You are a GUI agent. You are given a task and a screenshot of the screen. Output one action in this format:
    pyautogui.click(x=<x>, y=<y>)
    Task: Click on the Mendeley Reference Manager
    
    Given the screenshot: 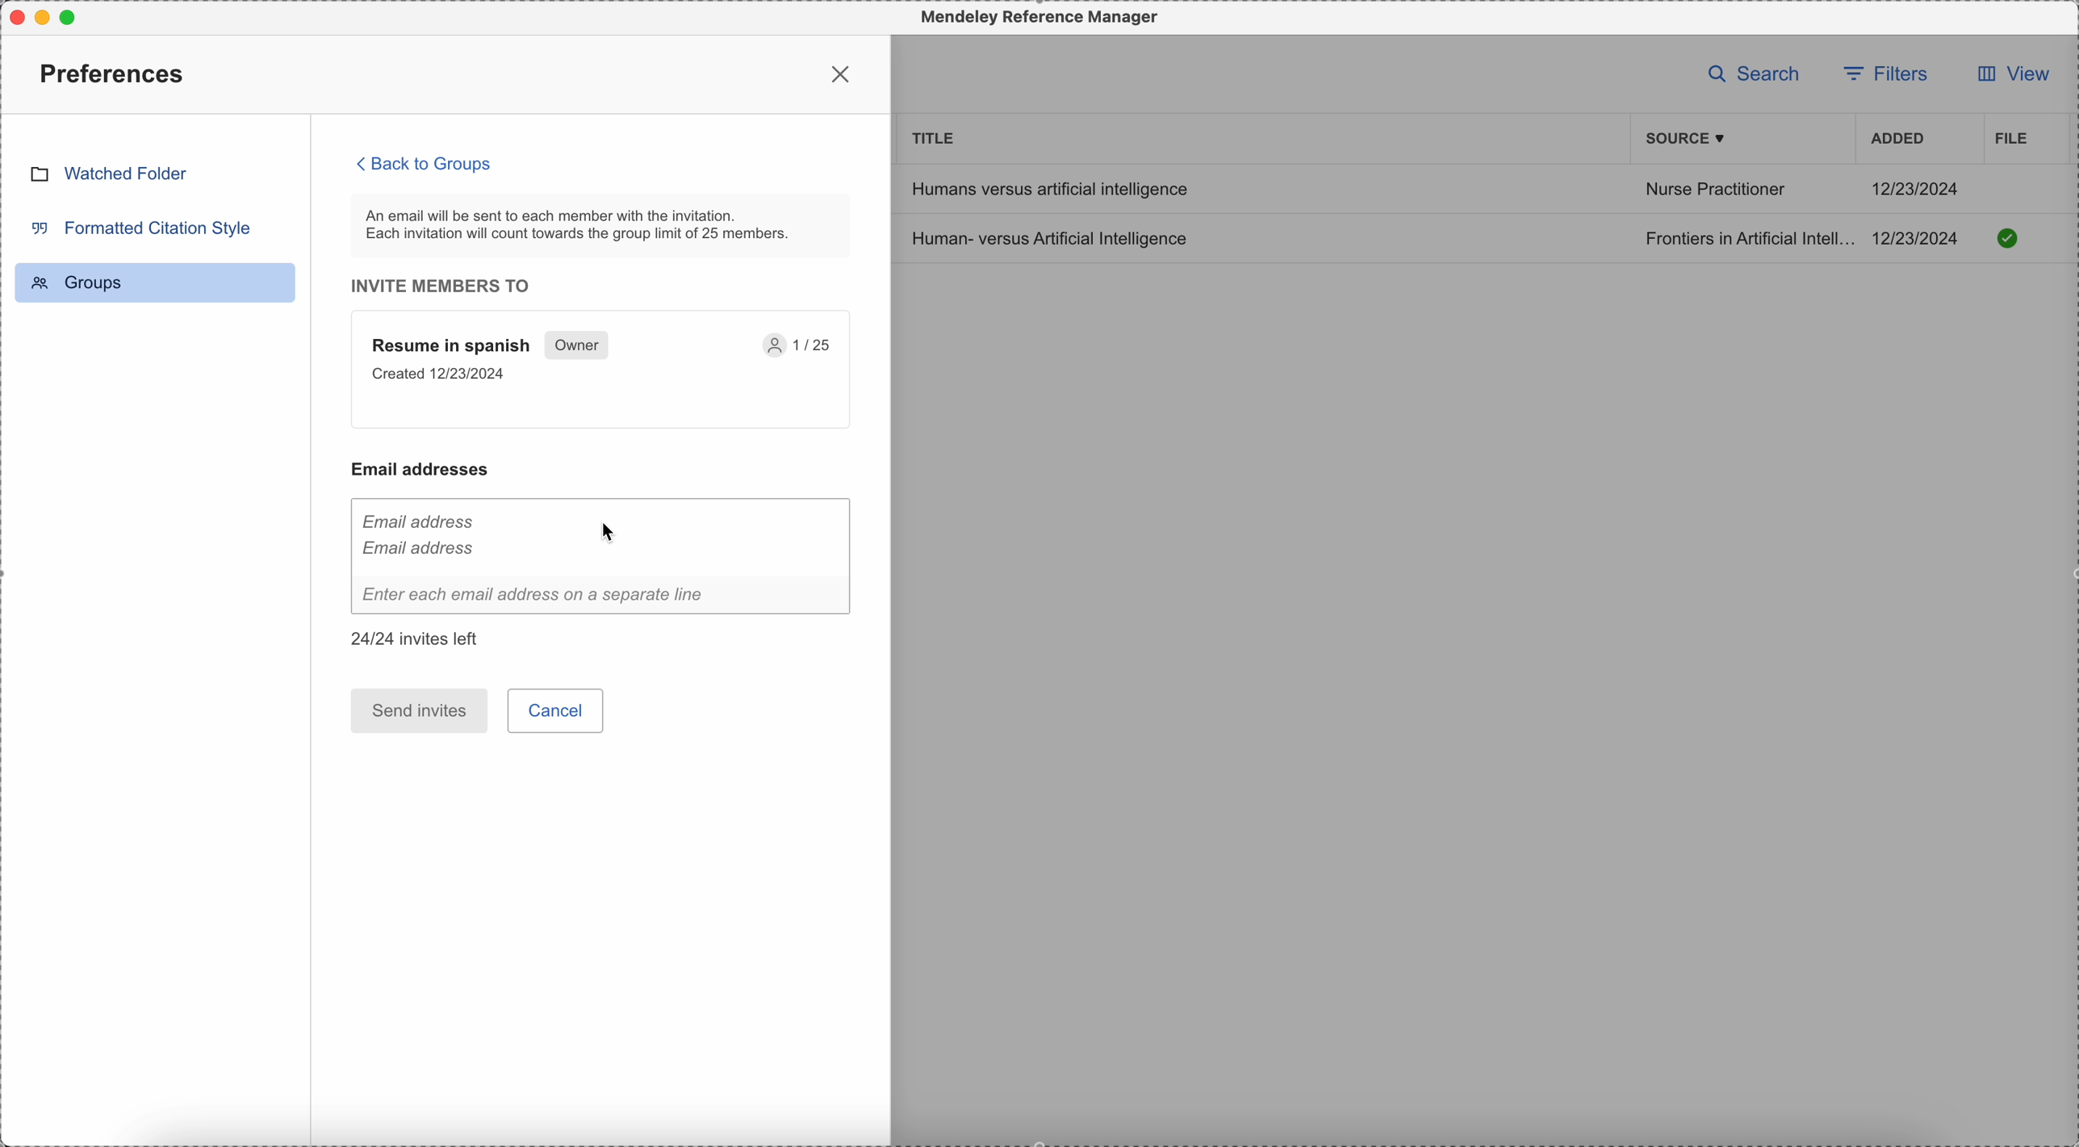 What is the action you would take?
    pyautogui.click(x=1035, y=18)
    